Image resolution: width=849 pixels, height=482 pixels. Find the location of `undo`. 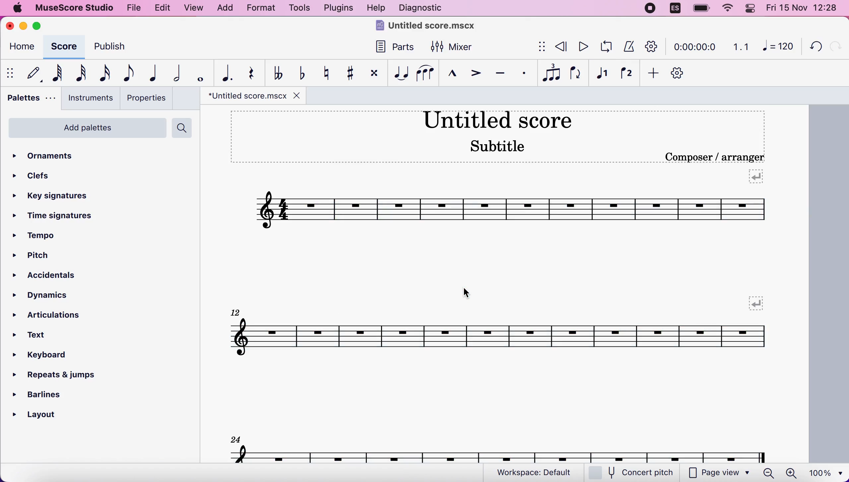

undo is located at coordinates (813, 45).